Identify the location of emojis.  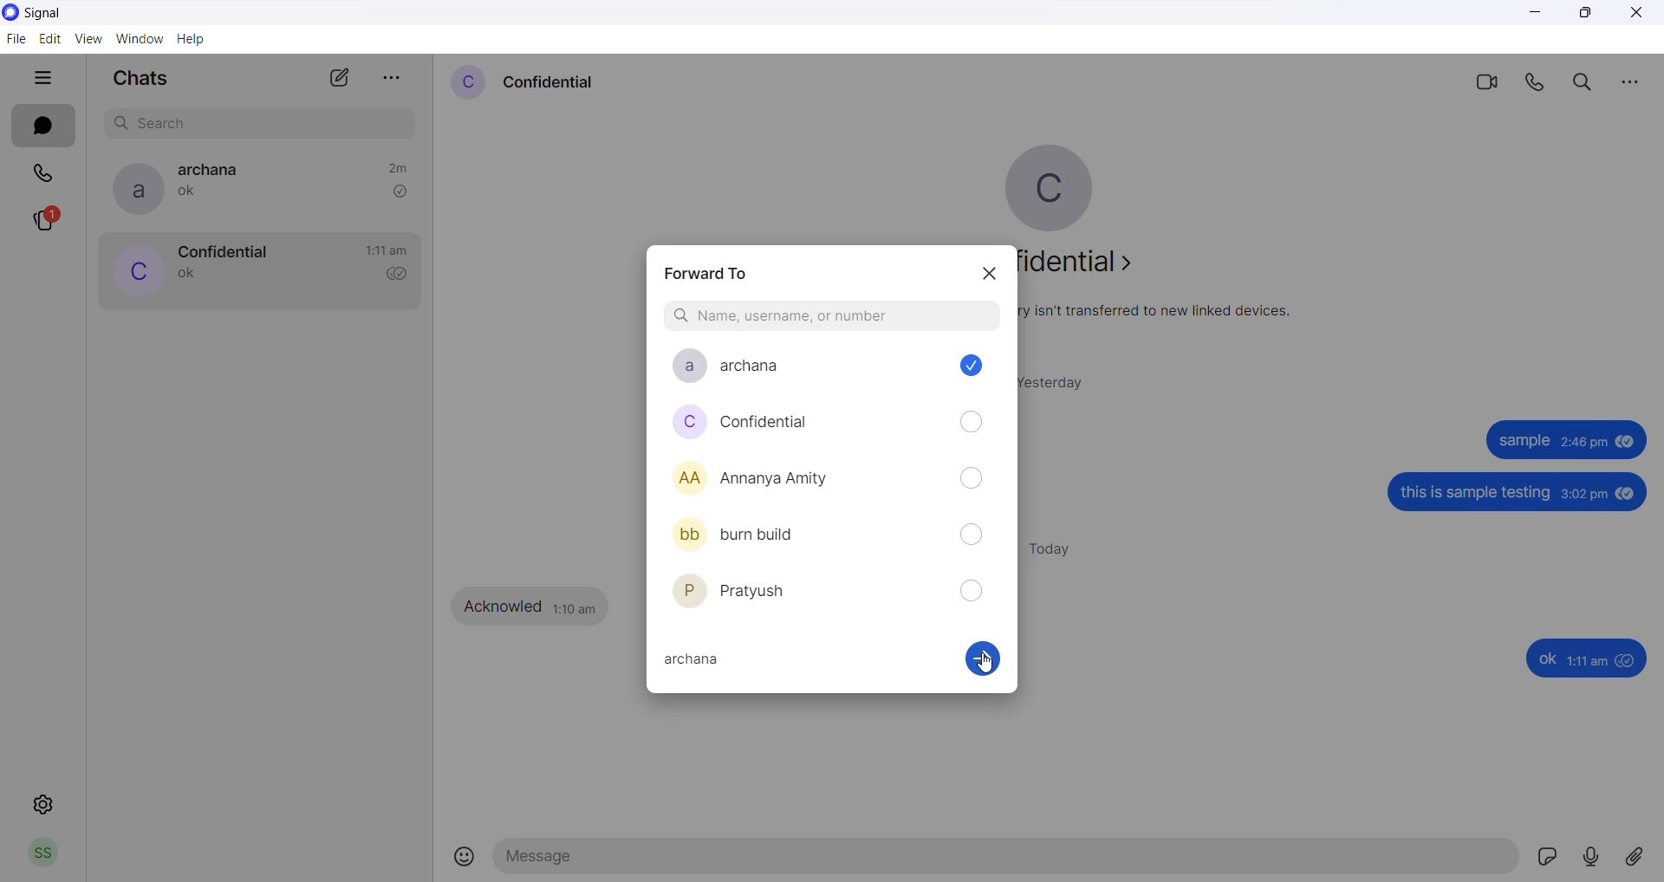
(465, 858).